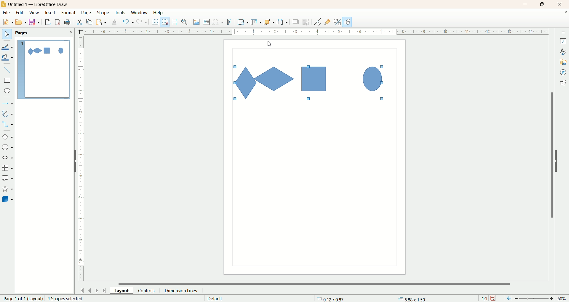  Describe the element at coordinates (508, 298) in the screenshot. I see `fit to current window` at that location.